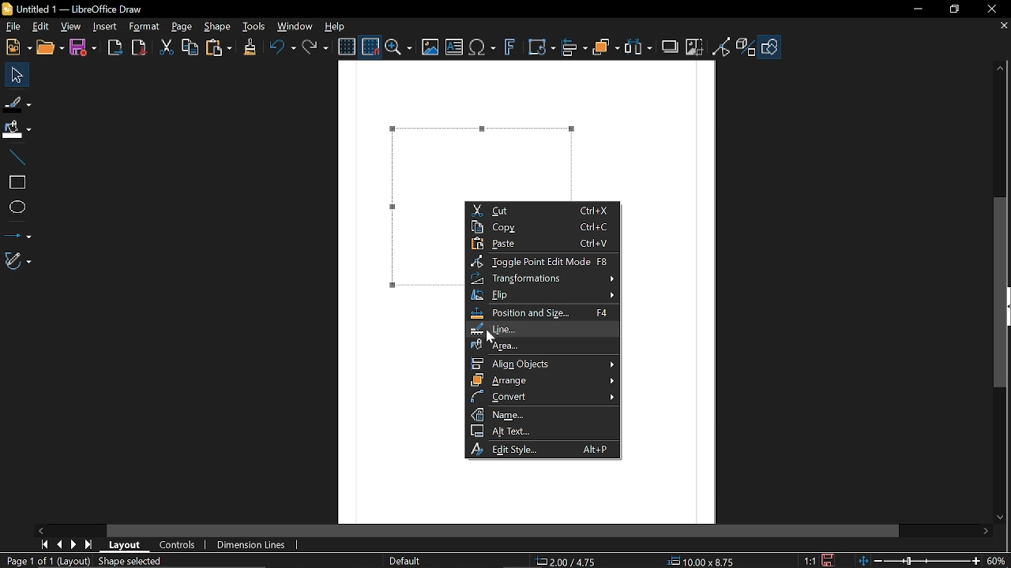 Image resolution: width=1011 pixels, height=568 pixels. I want to click on Flip, so click(542, 295).